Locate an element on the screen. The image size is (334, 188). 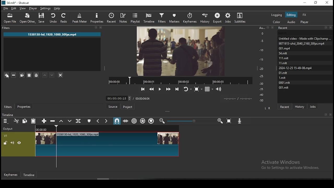
skip to the previous point is located at coordinates (142, 89).